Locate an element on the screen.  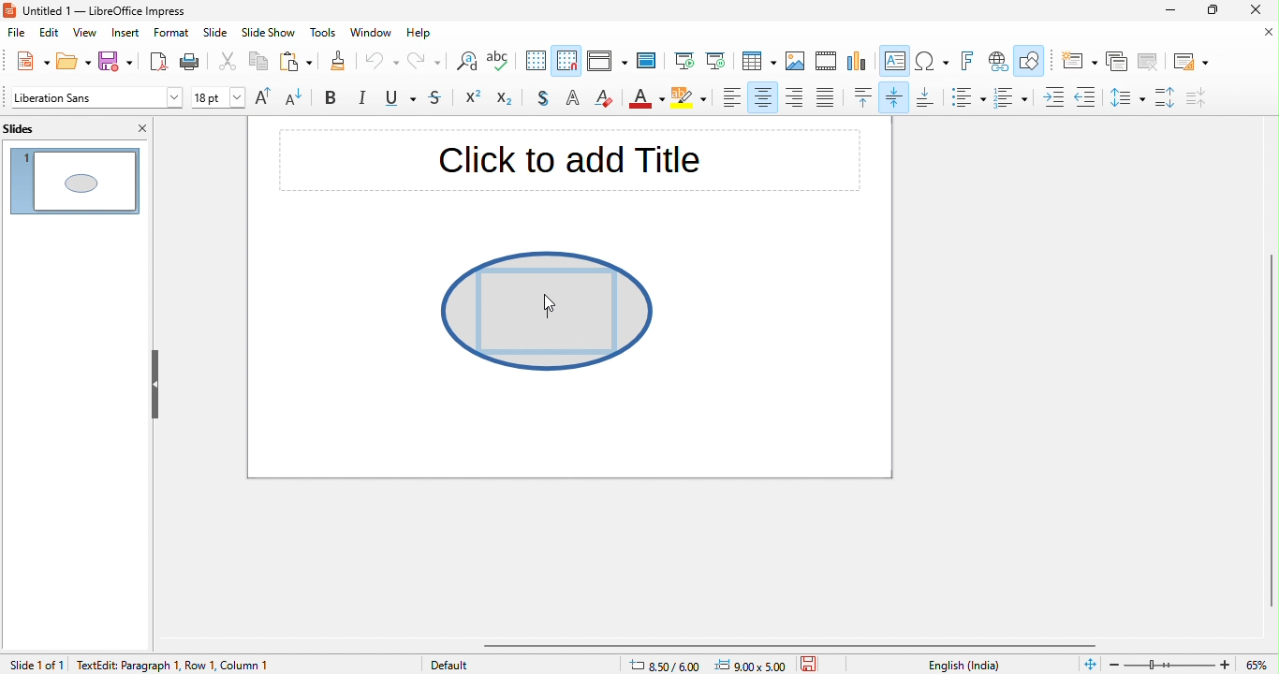
zoom is located at coordinates (1192, 663).